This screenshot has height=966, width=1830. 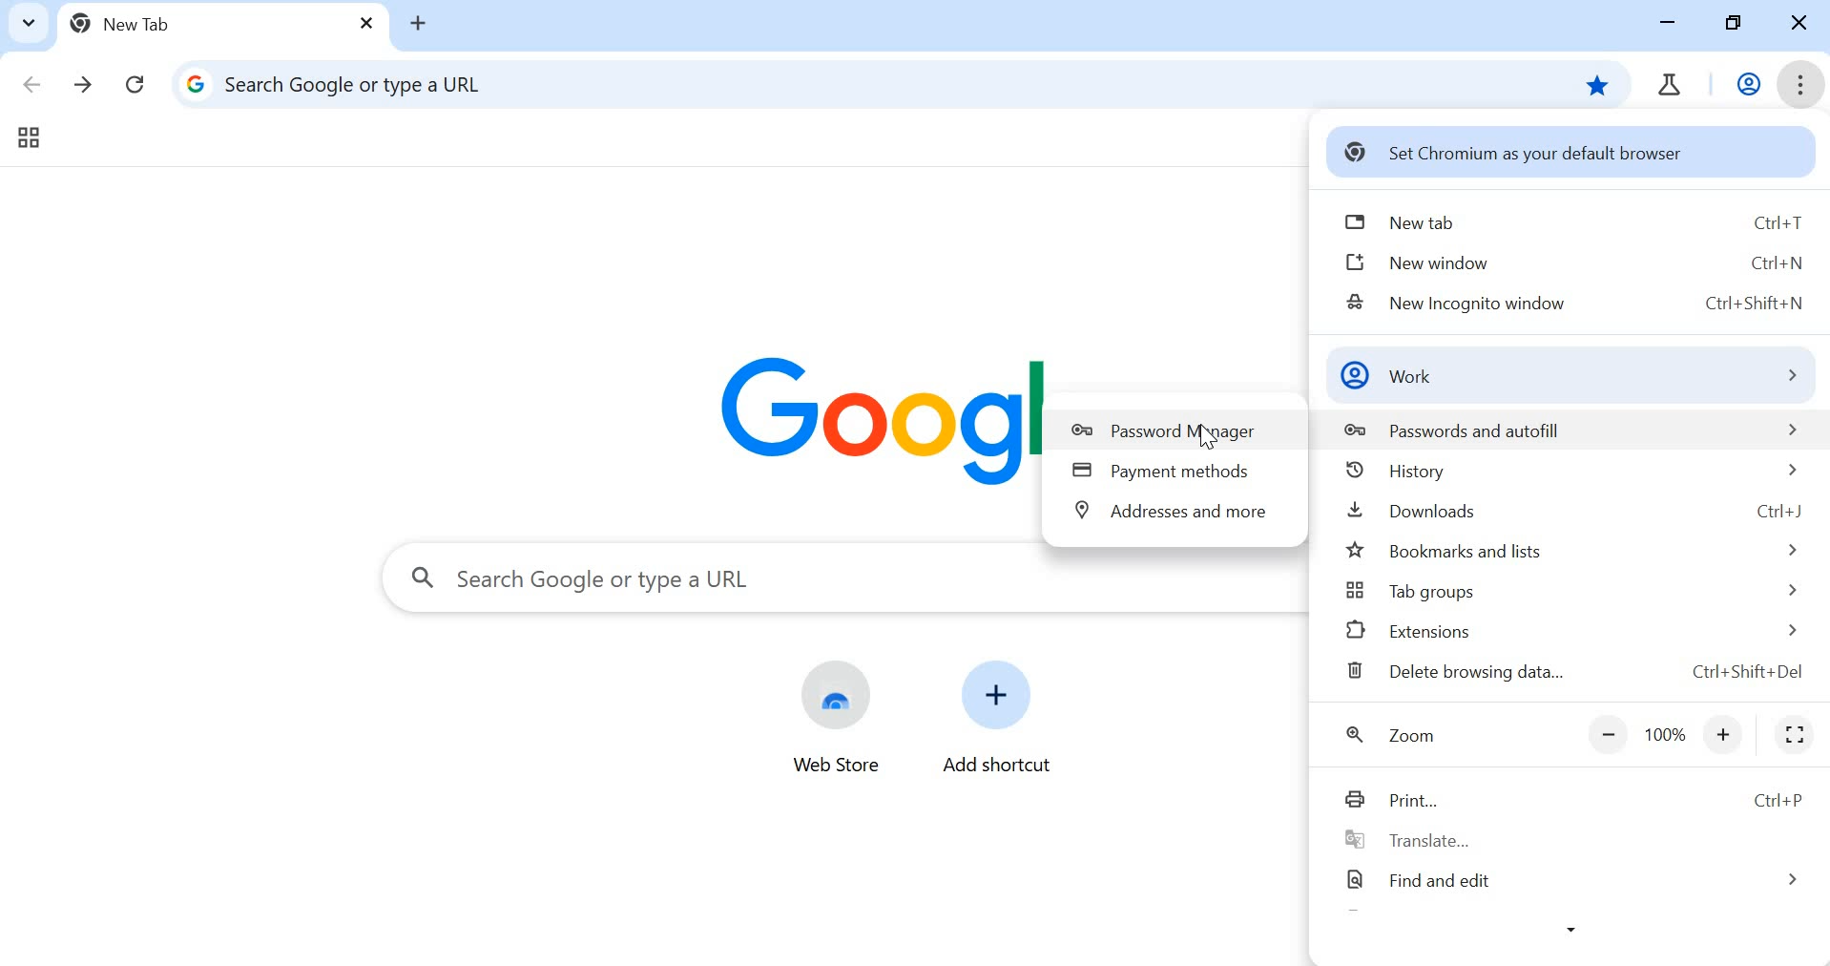 I want to click on close, so click(x=1799, y=27).